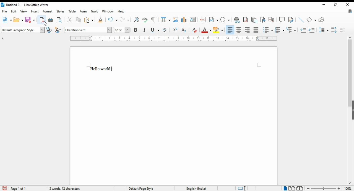 The image size is (354, 191). Describe the element at coordinates (291, 30) in the screenshot. I see `select outline format` at that location.